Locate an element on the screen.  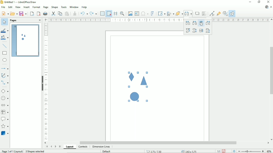
New is located at coordinates (5, 13).